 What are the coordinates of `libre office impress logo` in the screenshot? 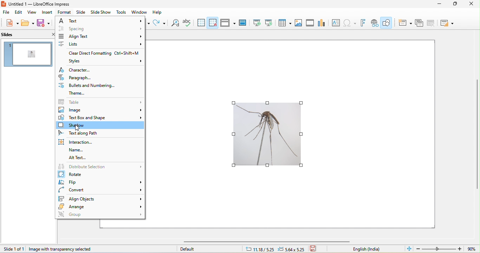 It's located at (3, 4).